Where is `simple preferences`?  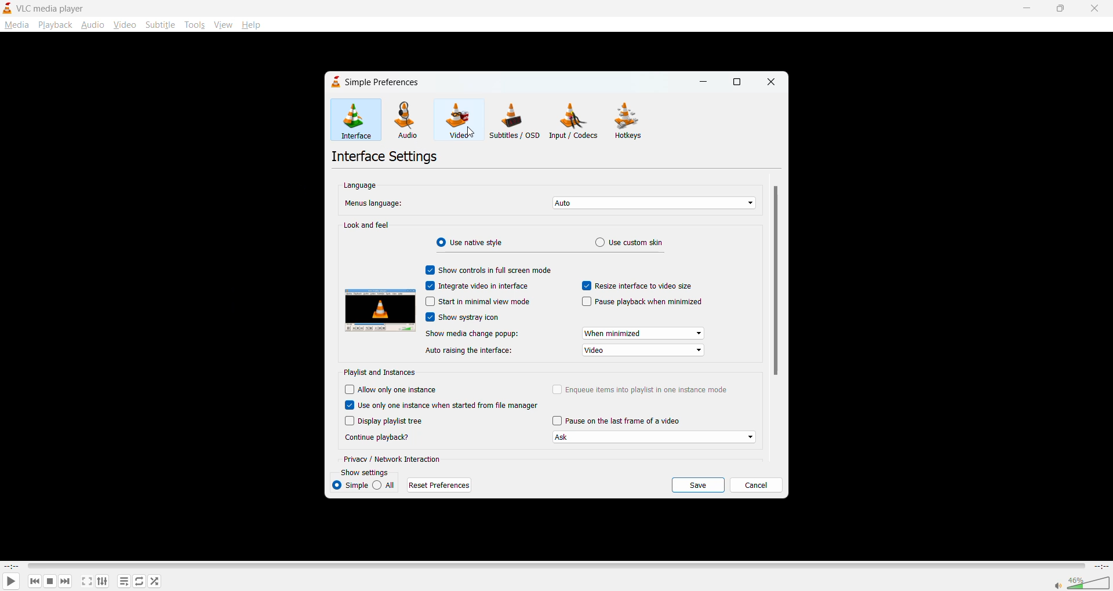
simple preferences is located at coordinates (373, 82).